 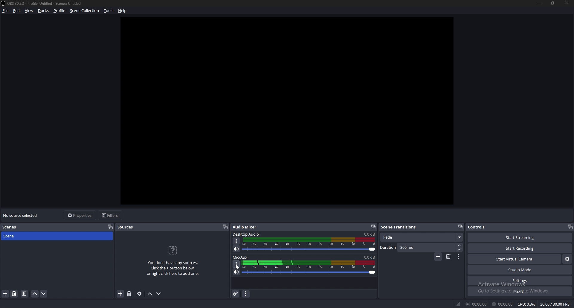 I want to click on start recording, so click(x=520, y=248).